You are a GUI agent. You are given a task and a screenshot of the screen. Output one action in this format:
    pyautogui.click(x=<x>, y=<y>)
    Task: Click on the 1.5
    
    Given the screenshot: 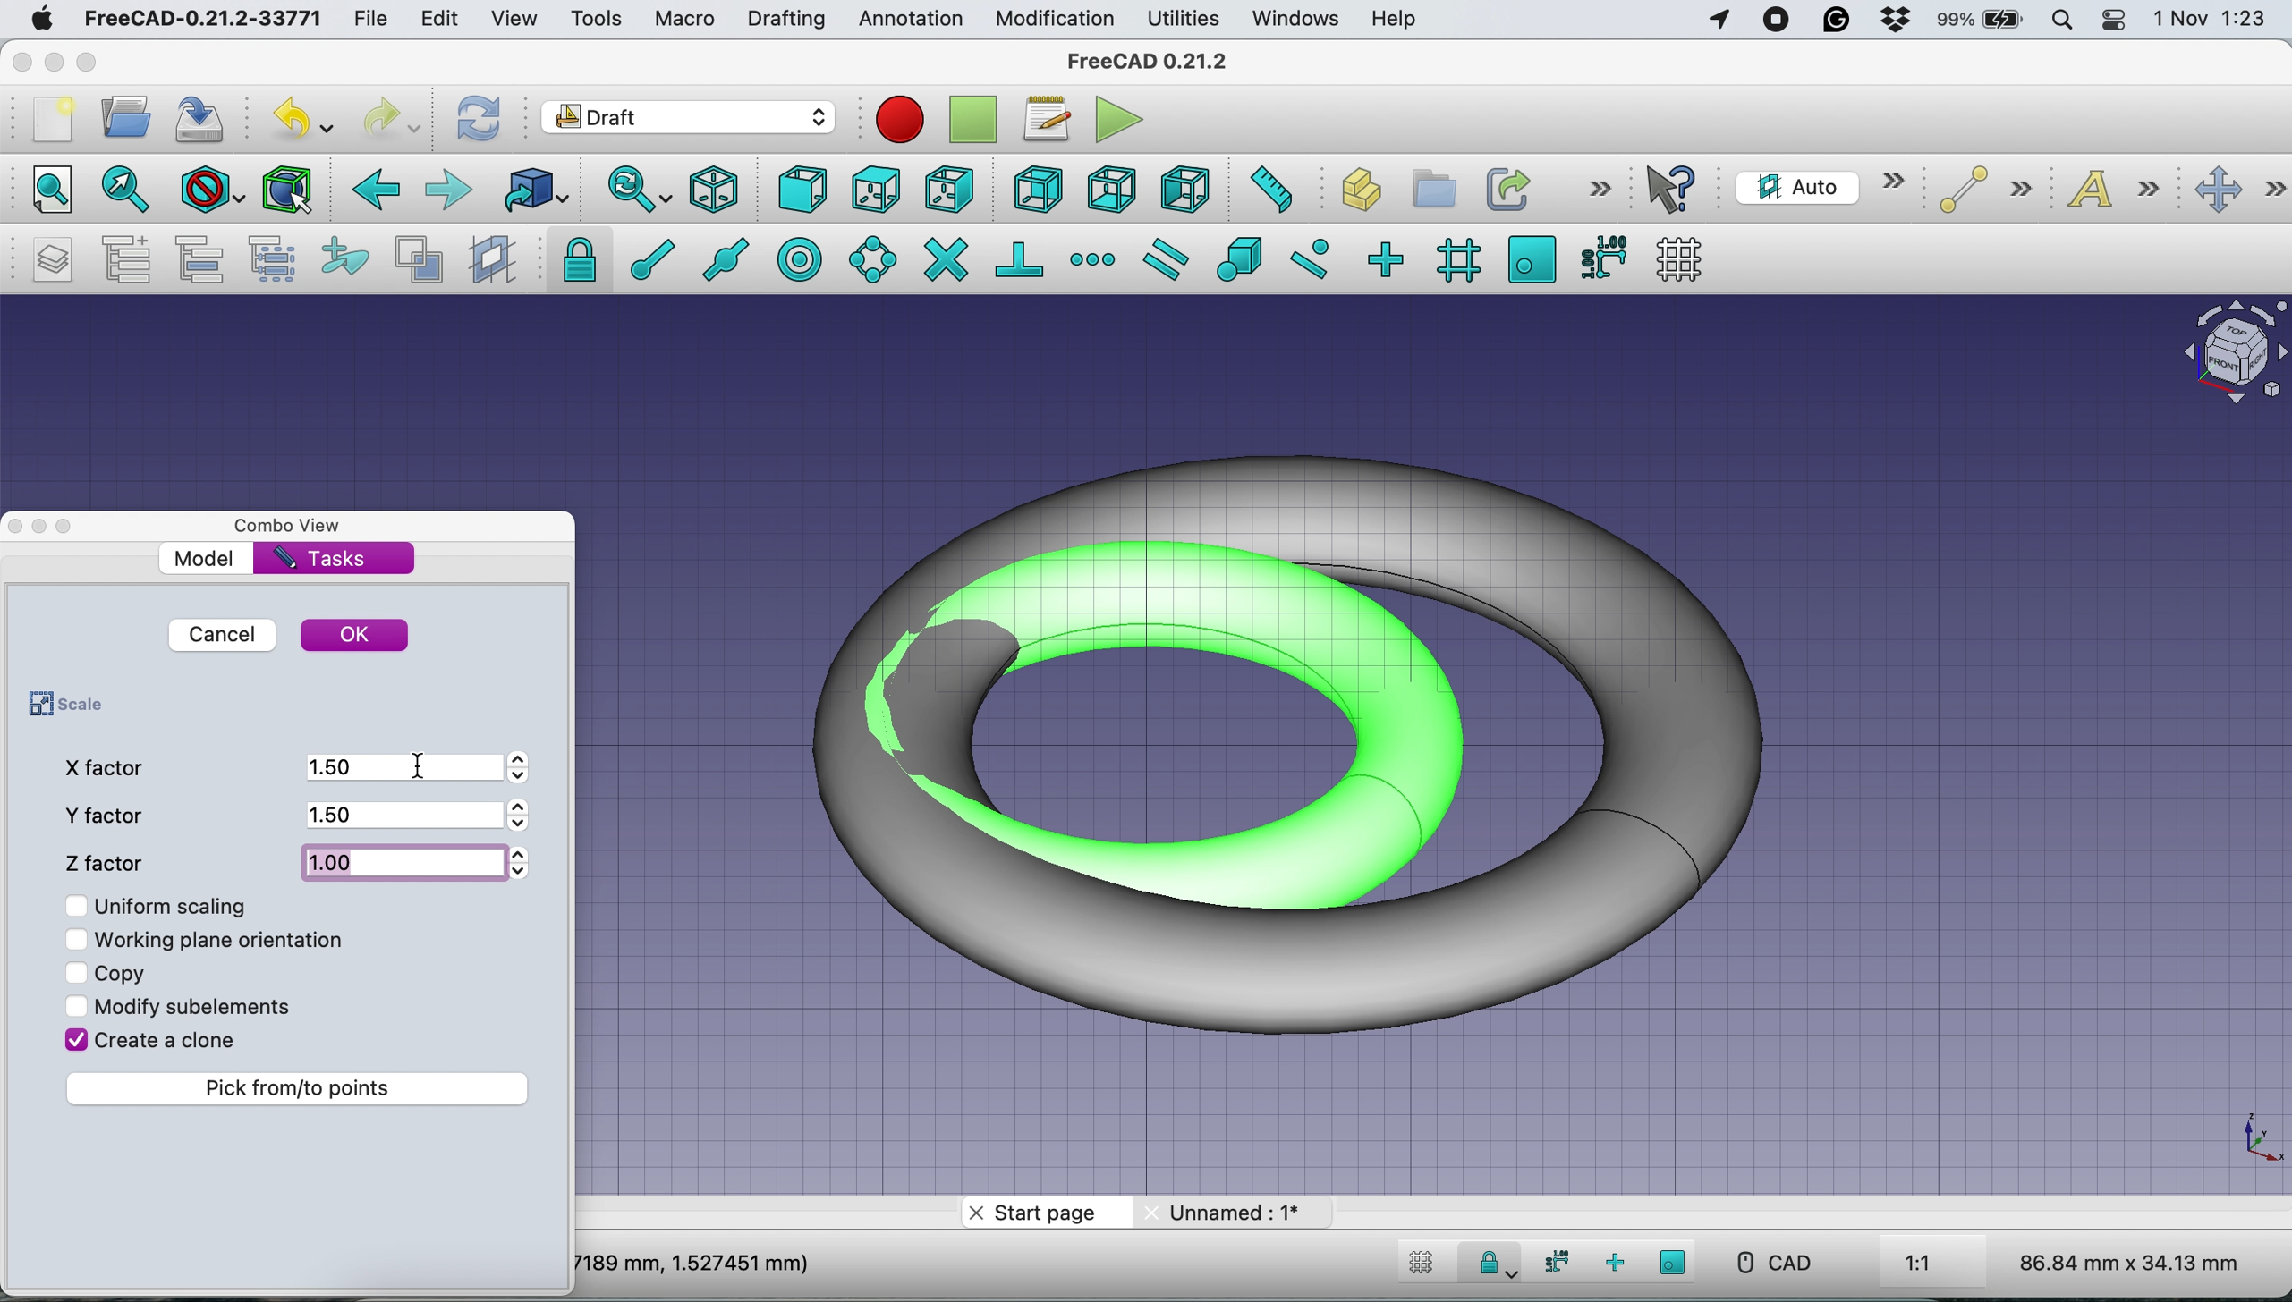 What is the action you would take?
    pyautogui.click(x=399, y=815)
    